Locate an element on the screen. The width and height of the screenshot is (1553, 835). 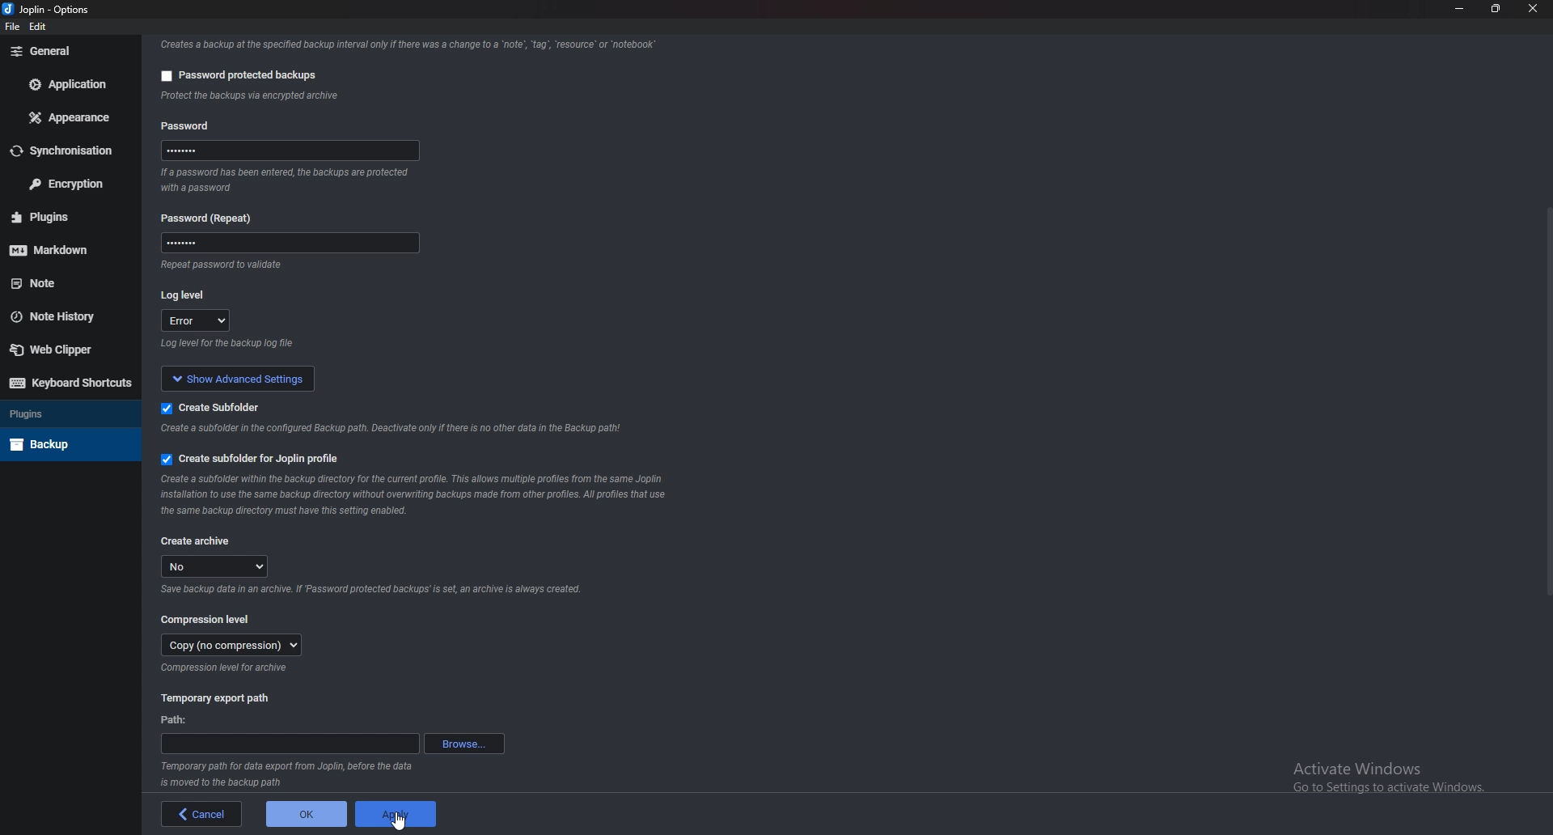
Plugins is located at coordinates (66, 414).